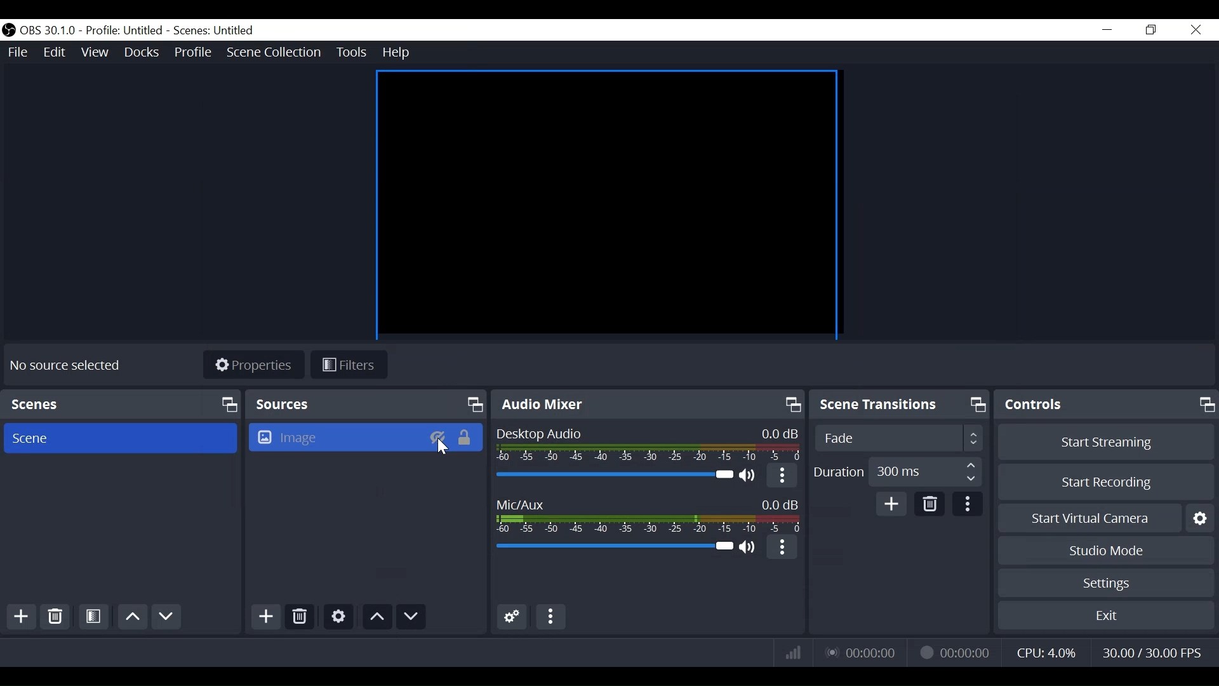  Describe the element at coordinates (749, 473) in the screenshot. I see `(un)mute` at that location.